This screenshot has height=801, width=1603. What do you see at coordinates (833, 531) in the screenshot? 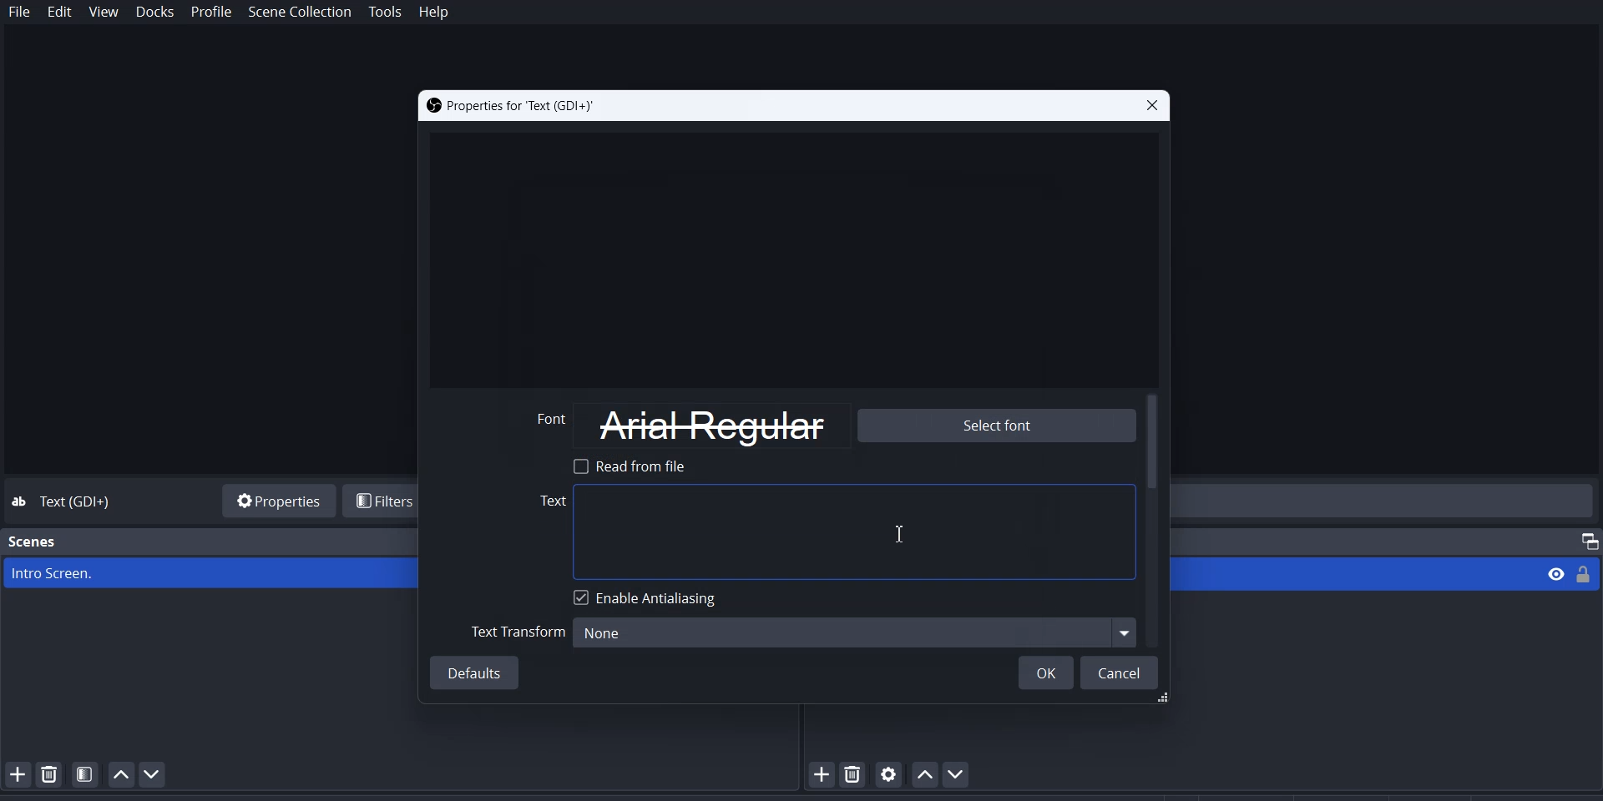
I see `Add Text` at bounding box center [833, 531].